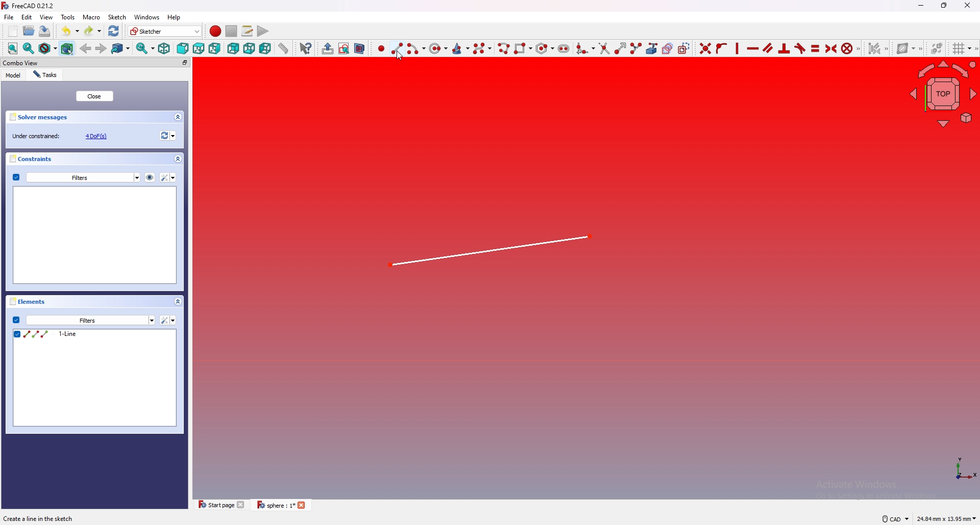  Describe the element at coordinates (684, 48) in the screenshot. I see `Toggle construction geometry` at that location.